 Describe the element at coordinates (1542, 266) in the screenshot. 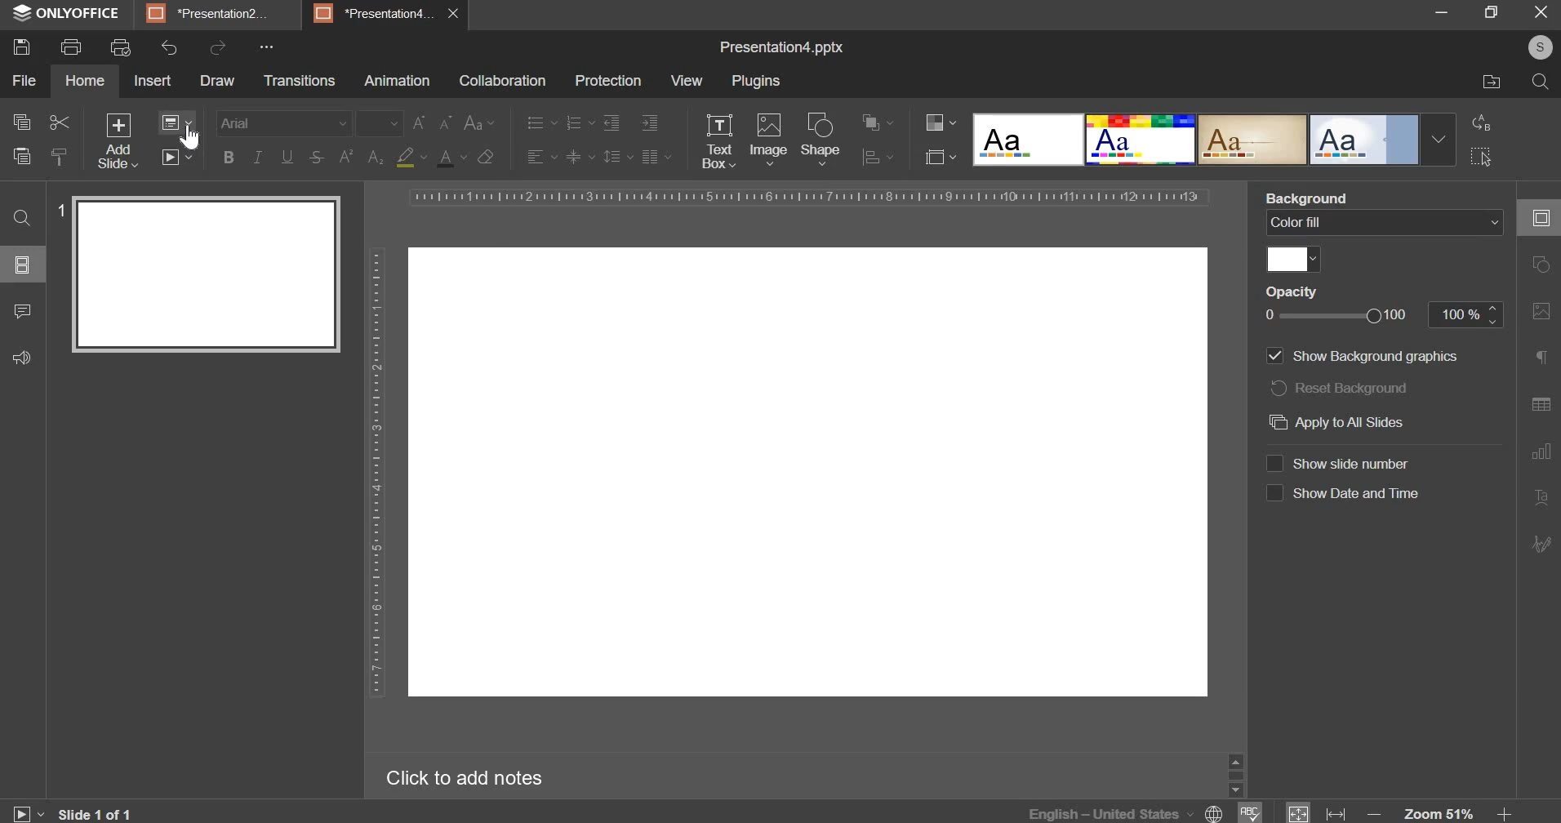

I see `shape setting` at that location.